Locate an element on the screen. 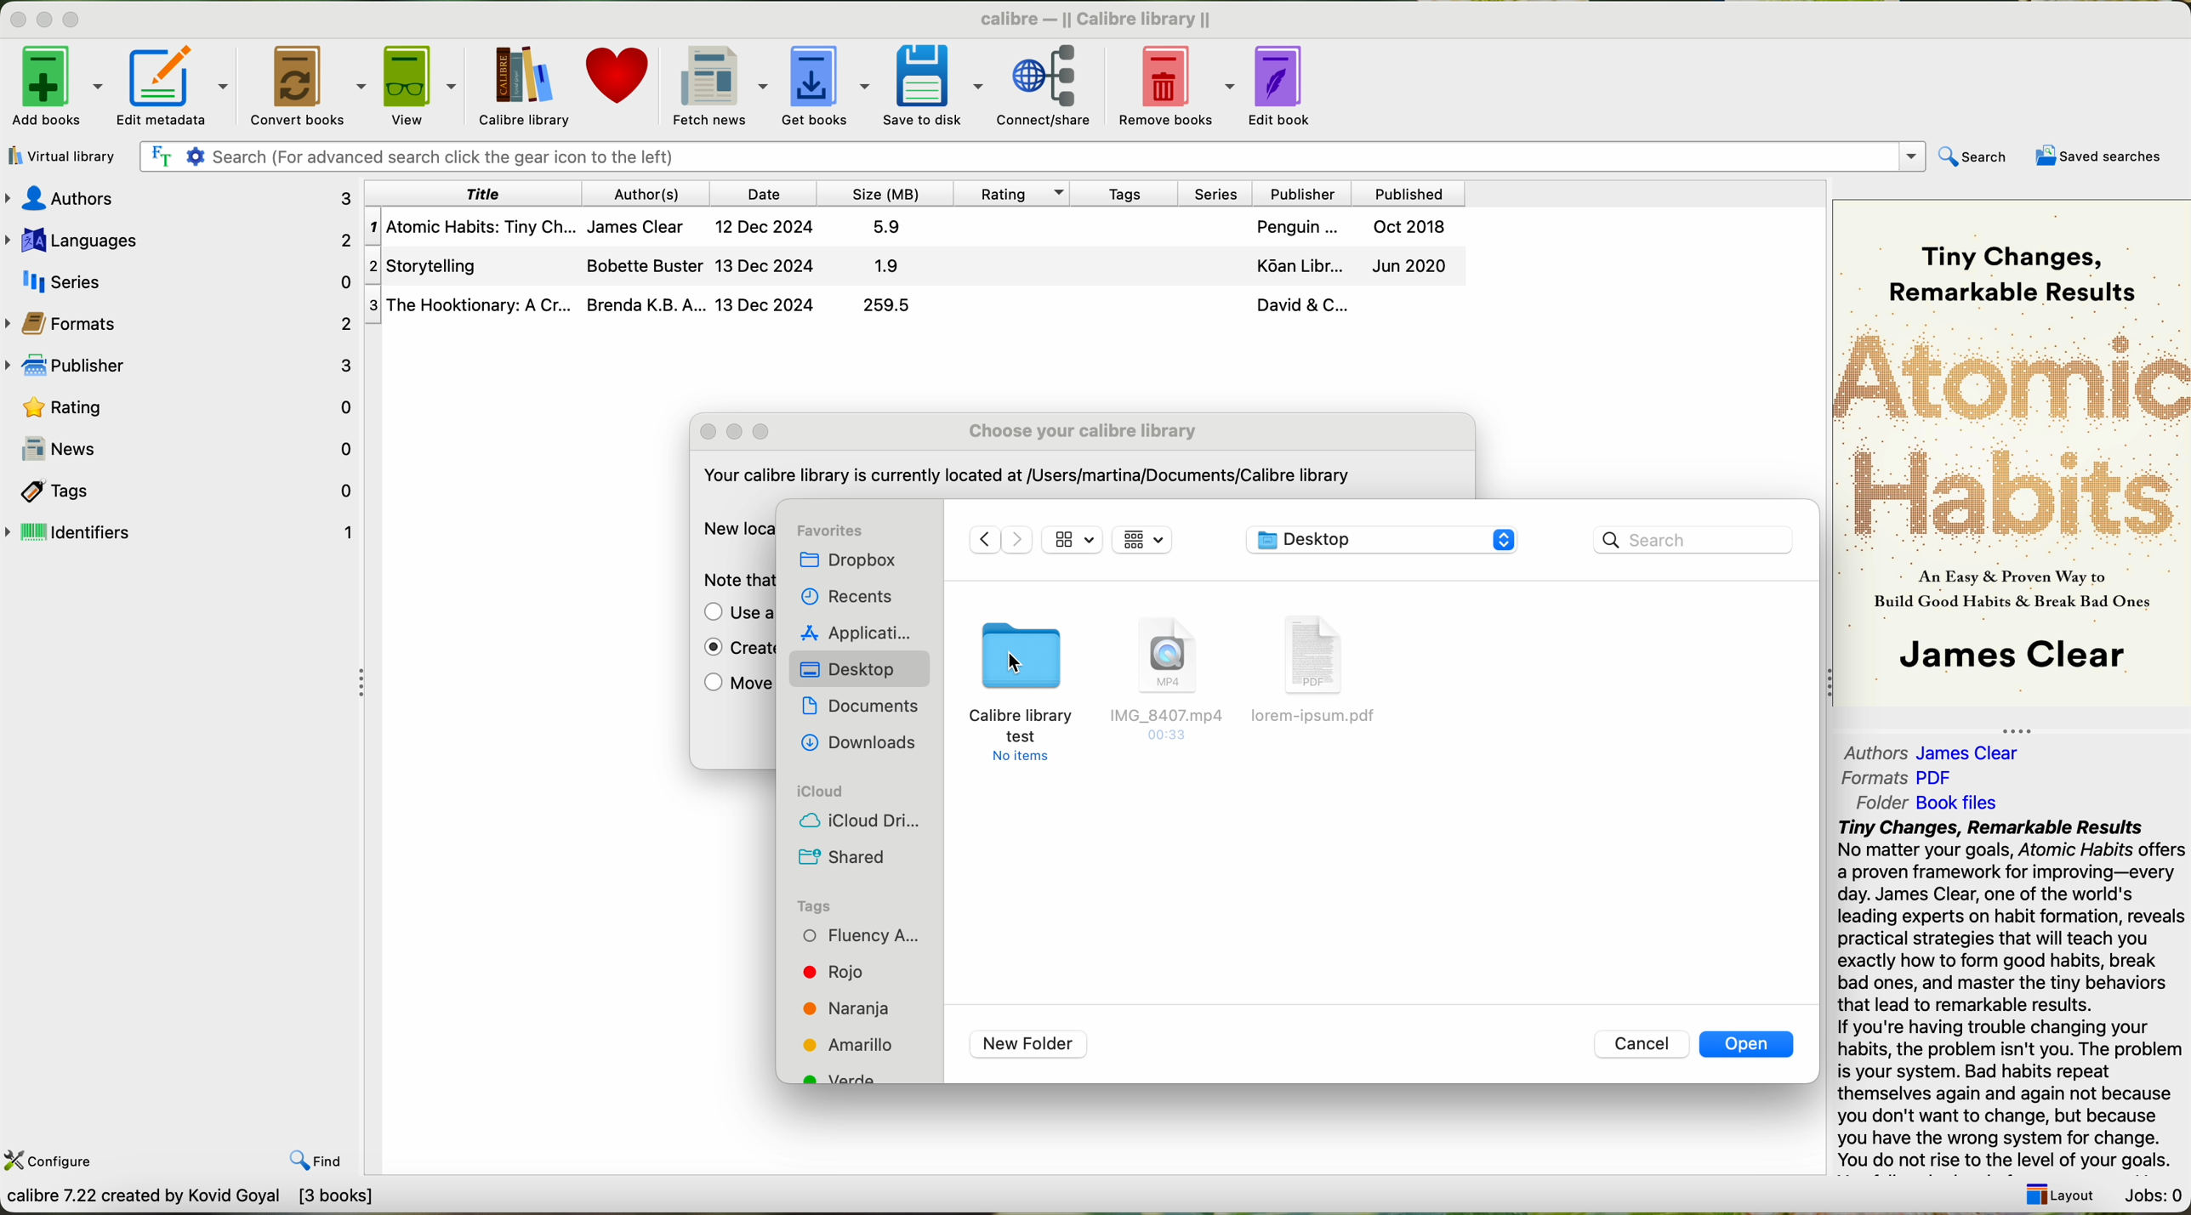 The image size is (2191, 1215). publisher is located at coordinates (185, 366).